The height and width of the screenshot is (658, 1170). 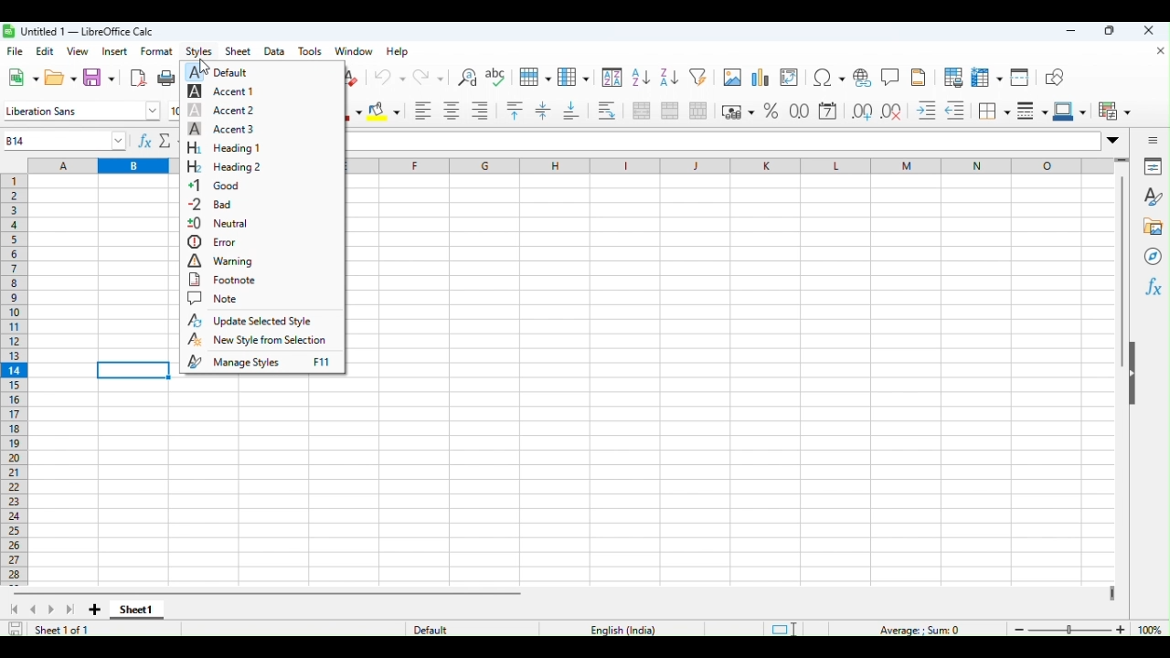 What do you see at coordinates (260, 339) in the screenshot?
I see `New style from selection` at bounding box center [260, 339].